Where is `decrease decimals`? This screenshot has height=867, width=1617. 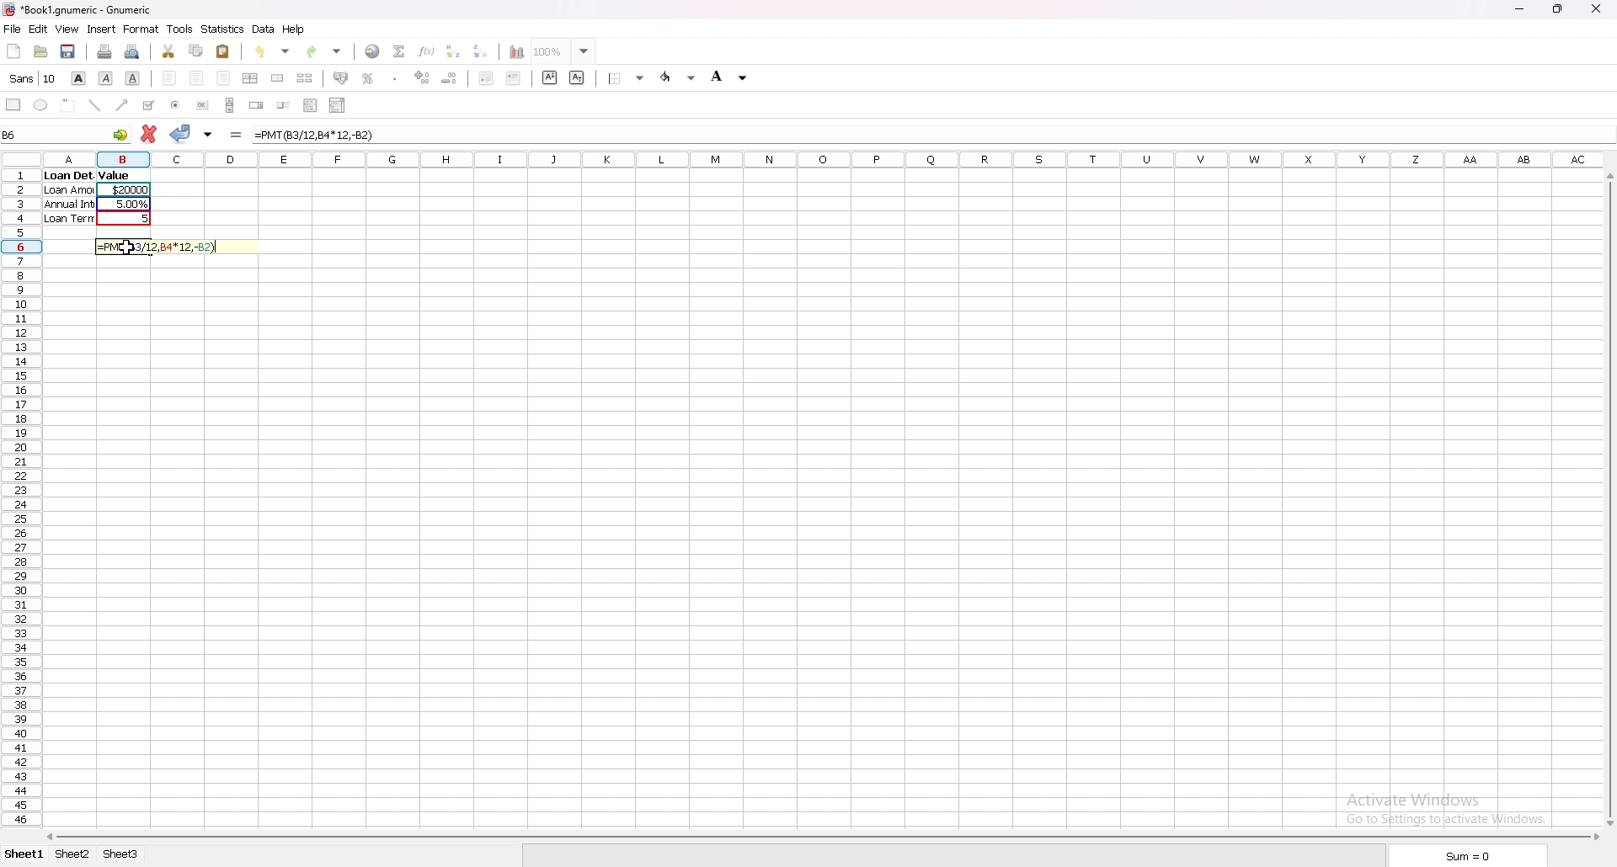 decrease decimals is located at coordinates (451, 78).